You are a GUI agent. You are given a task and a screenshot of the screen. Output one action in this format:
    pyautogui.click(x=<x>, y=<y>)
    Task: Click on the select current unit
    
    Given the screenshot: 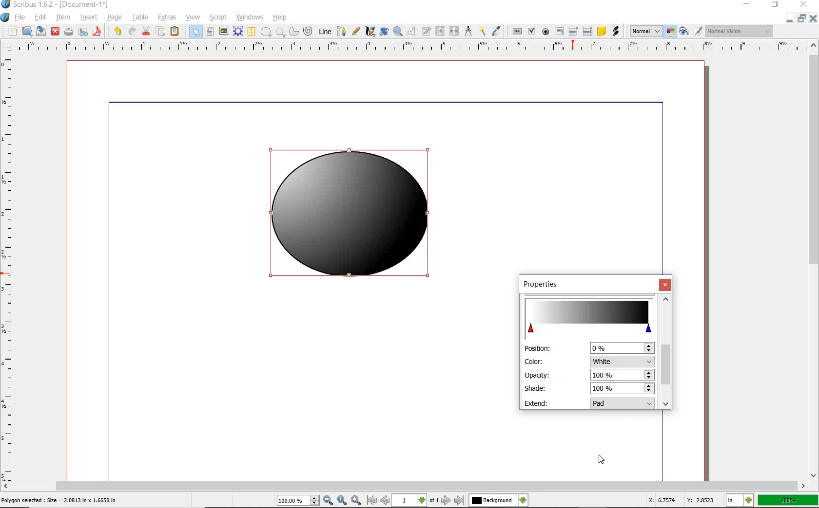 What is the action you would take?
    pyautogui.click(x=740, y=499)
    